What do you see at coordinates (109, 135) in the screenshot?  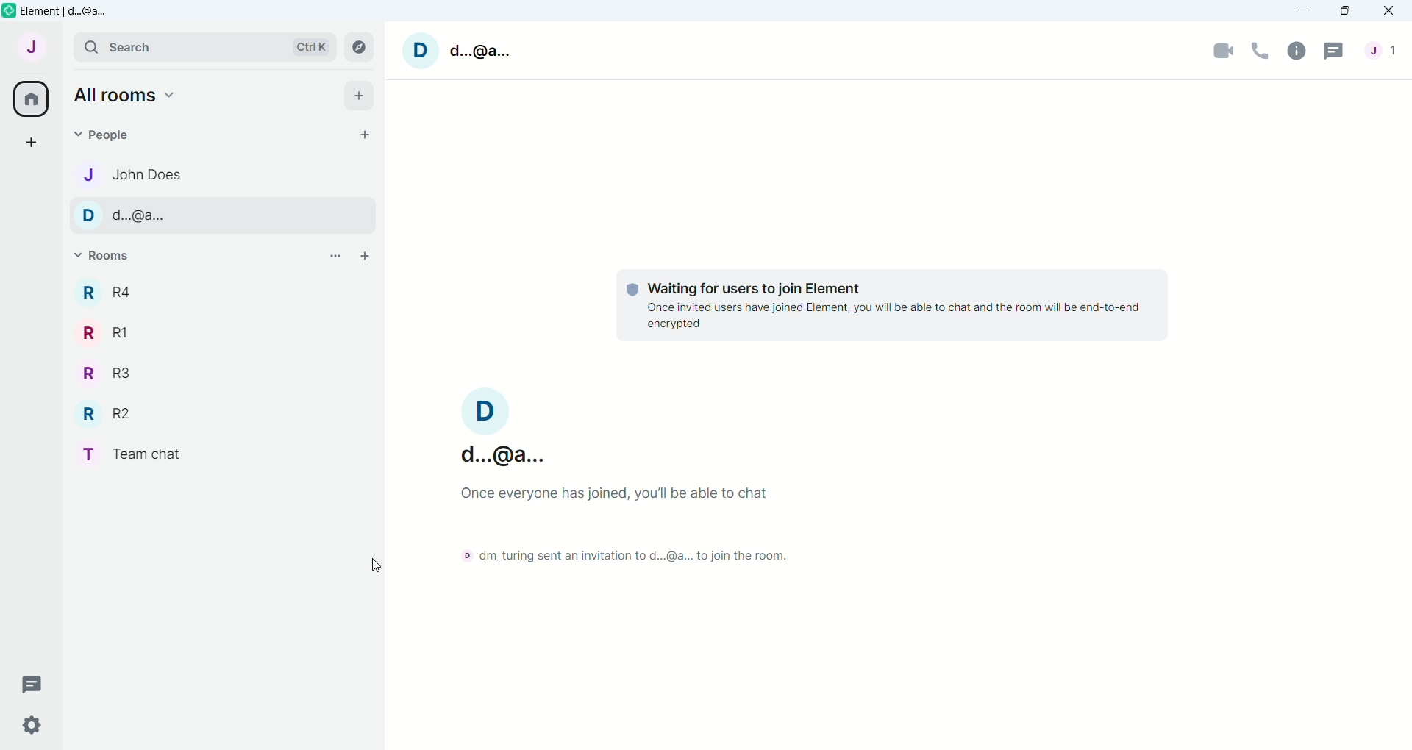 I see `People` at bounding box center [109, 135].